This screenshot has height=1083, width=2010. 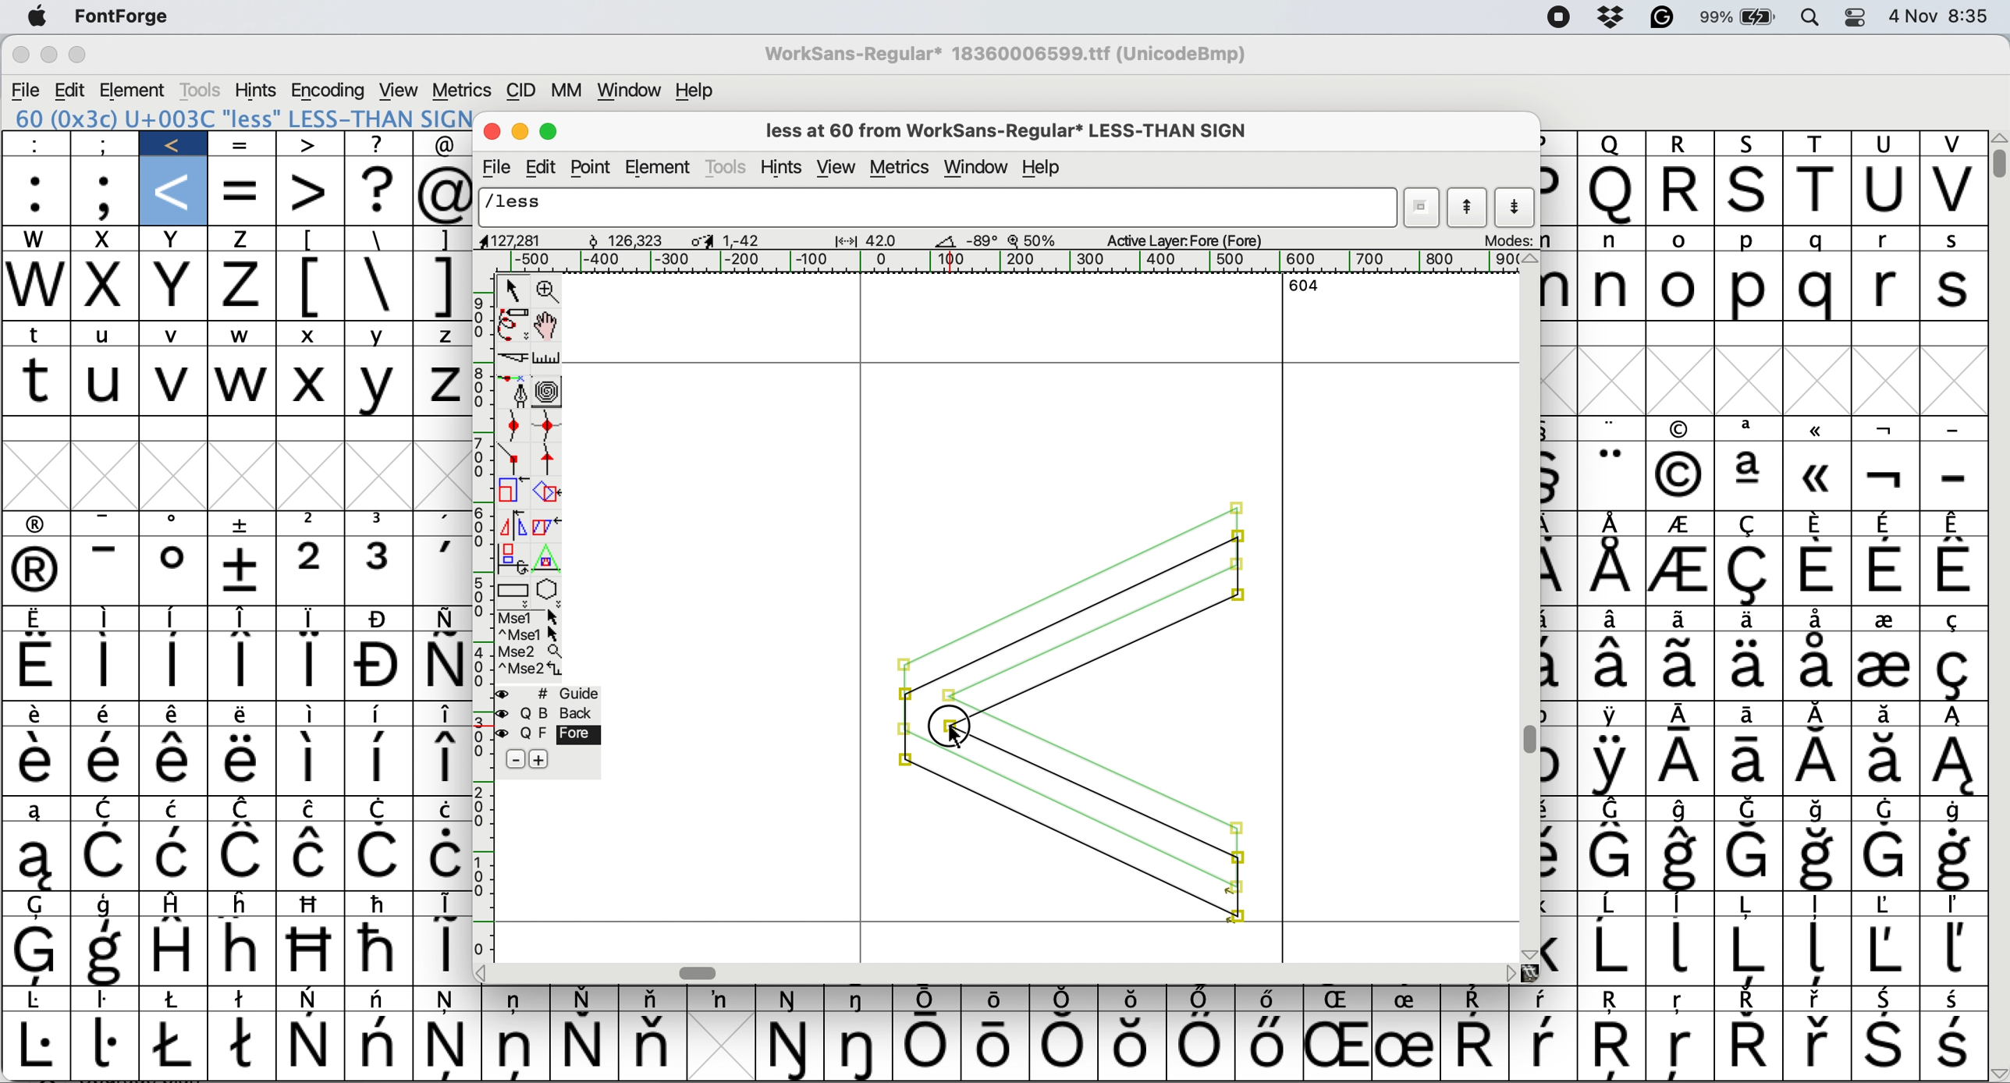 What do you see at coordinates (174, 572) in the screenshot?
I see `Symbol` at bounding box center [174, 572].